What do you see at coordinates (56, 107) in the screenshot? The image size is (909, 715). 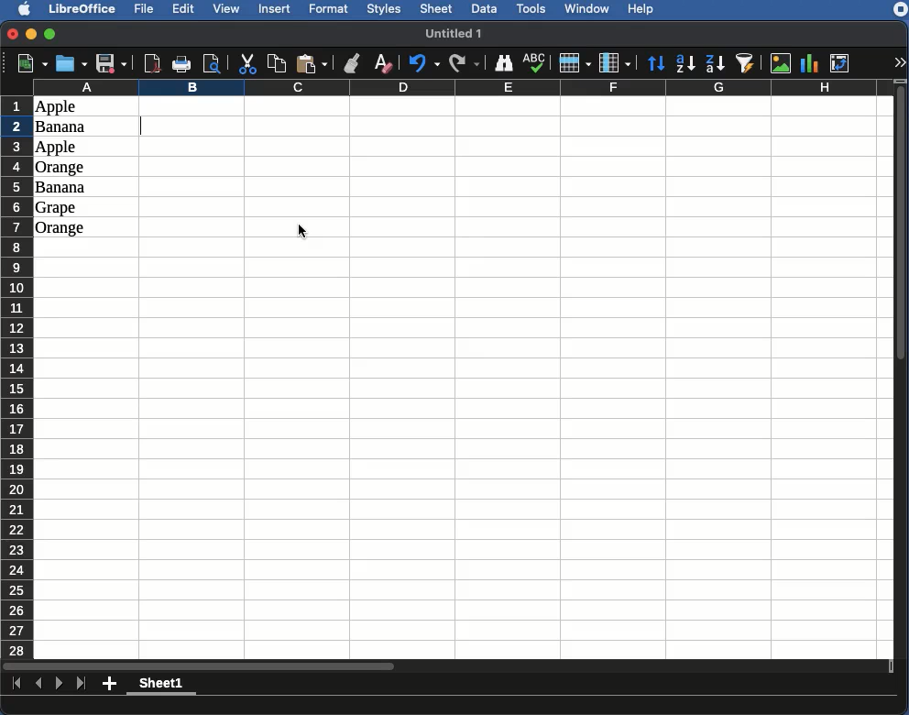 I see `Apple` at bounding box center [56, 107].